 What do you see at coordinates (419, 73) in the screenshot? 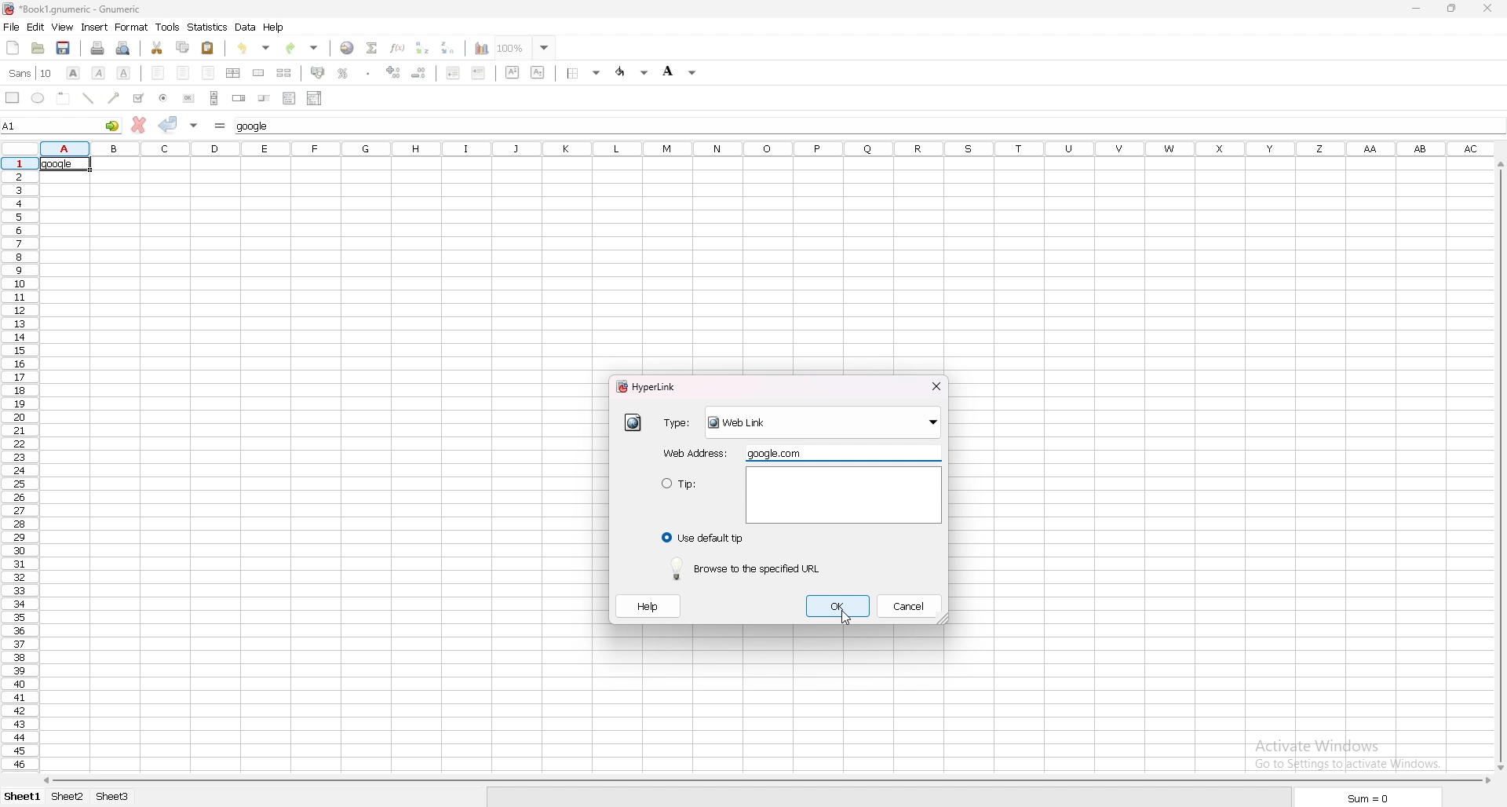
I see `decrease decimals` at bounding box center [419, 73].